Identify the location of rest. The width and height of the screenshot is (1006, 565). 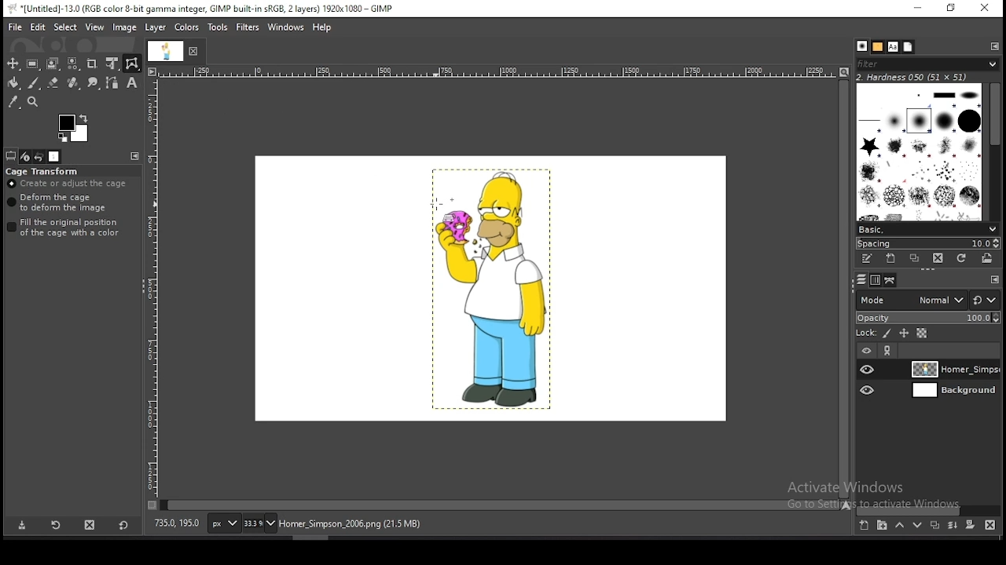
(985, 300).